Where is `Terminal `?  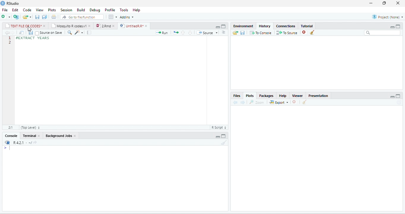
Terminal  is located at coordinates (29, 136).